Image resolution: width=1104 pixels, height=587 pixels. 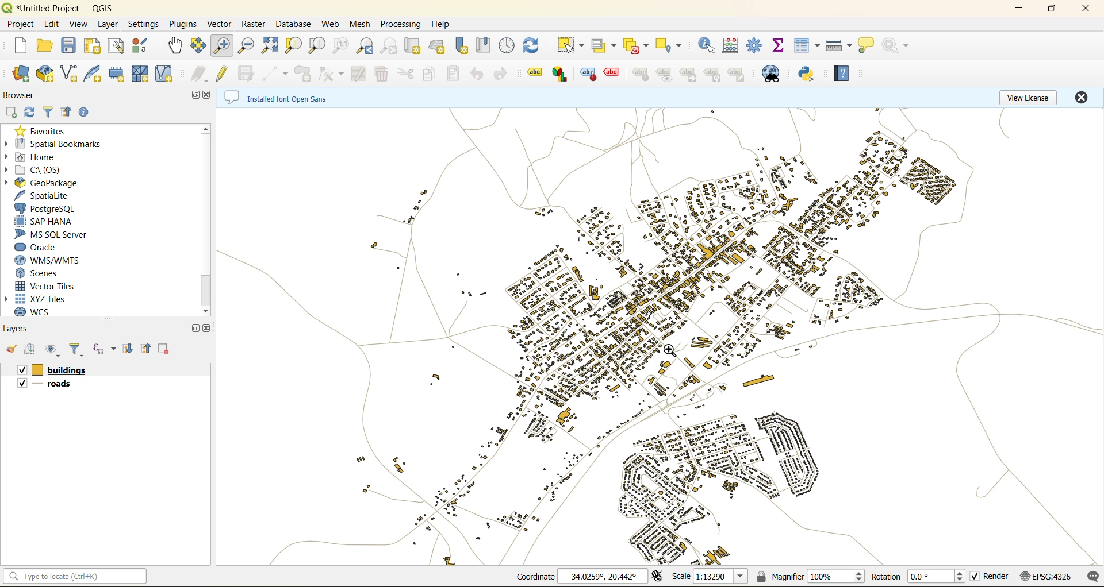 What do you see at coordinates (30, 350) in the screenshot?
I see `add` at bounding box center [30, 350].